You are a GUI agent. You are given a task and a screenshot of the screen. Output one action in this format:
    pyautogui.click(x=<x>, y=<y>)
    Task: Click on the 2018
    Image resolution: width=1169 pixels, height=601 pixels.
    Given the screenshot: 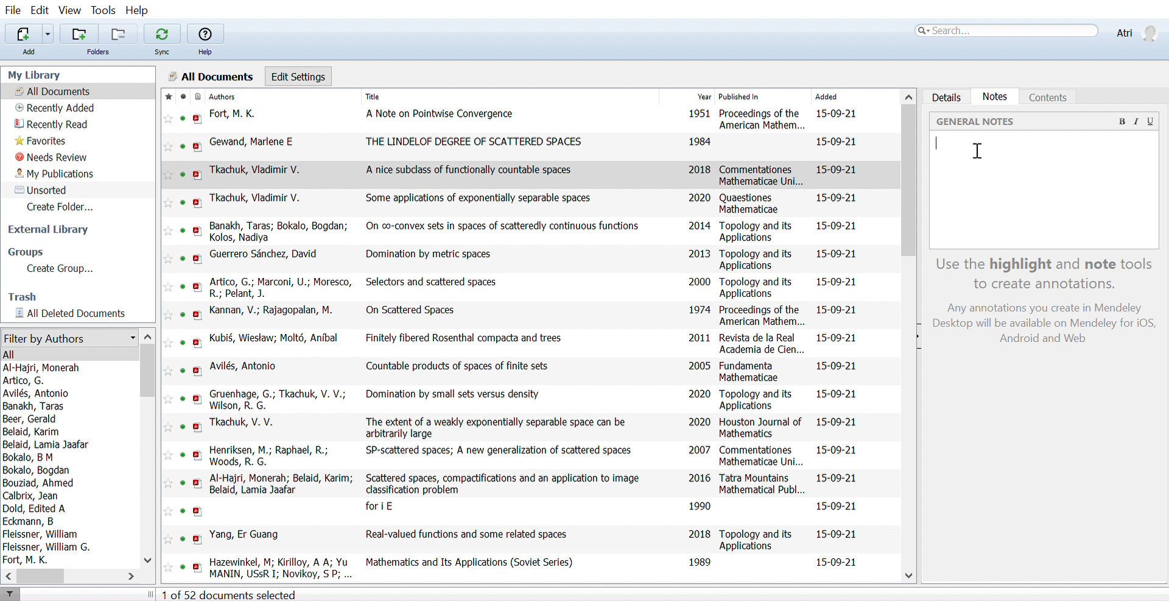 What is the action you would take?
    pyautogui.click(x=700, y=170)
    